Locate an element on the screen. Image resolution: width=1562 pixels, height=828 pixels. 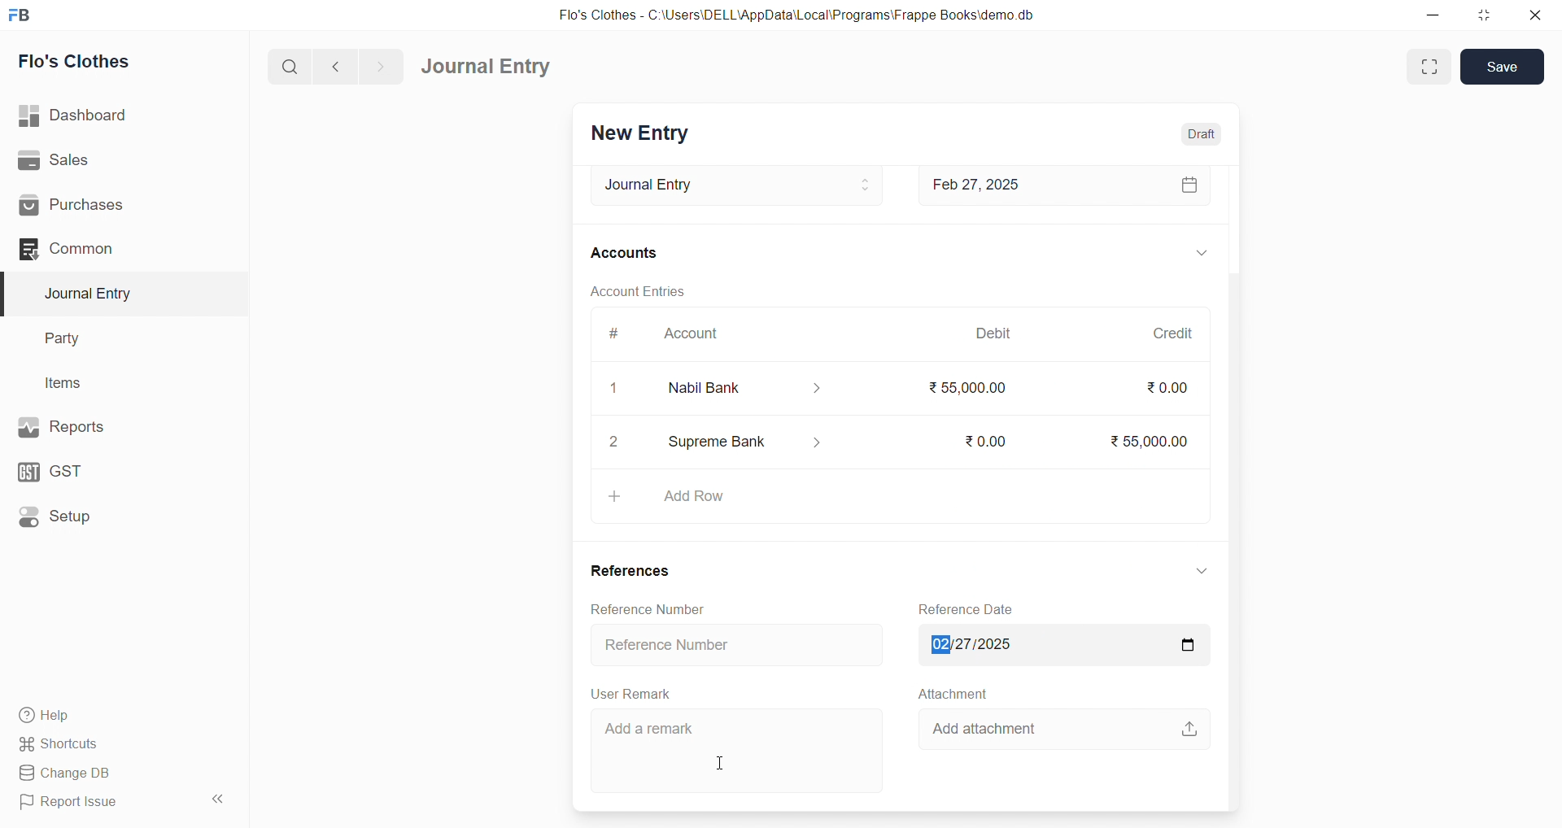
close is located at coordinates (1537, 15).